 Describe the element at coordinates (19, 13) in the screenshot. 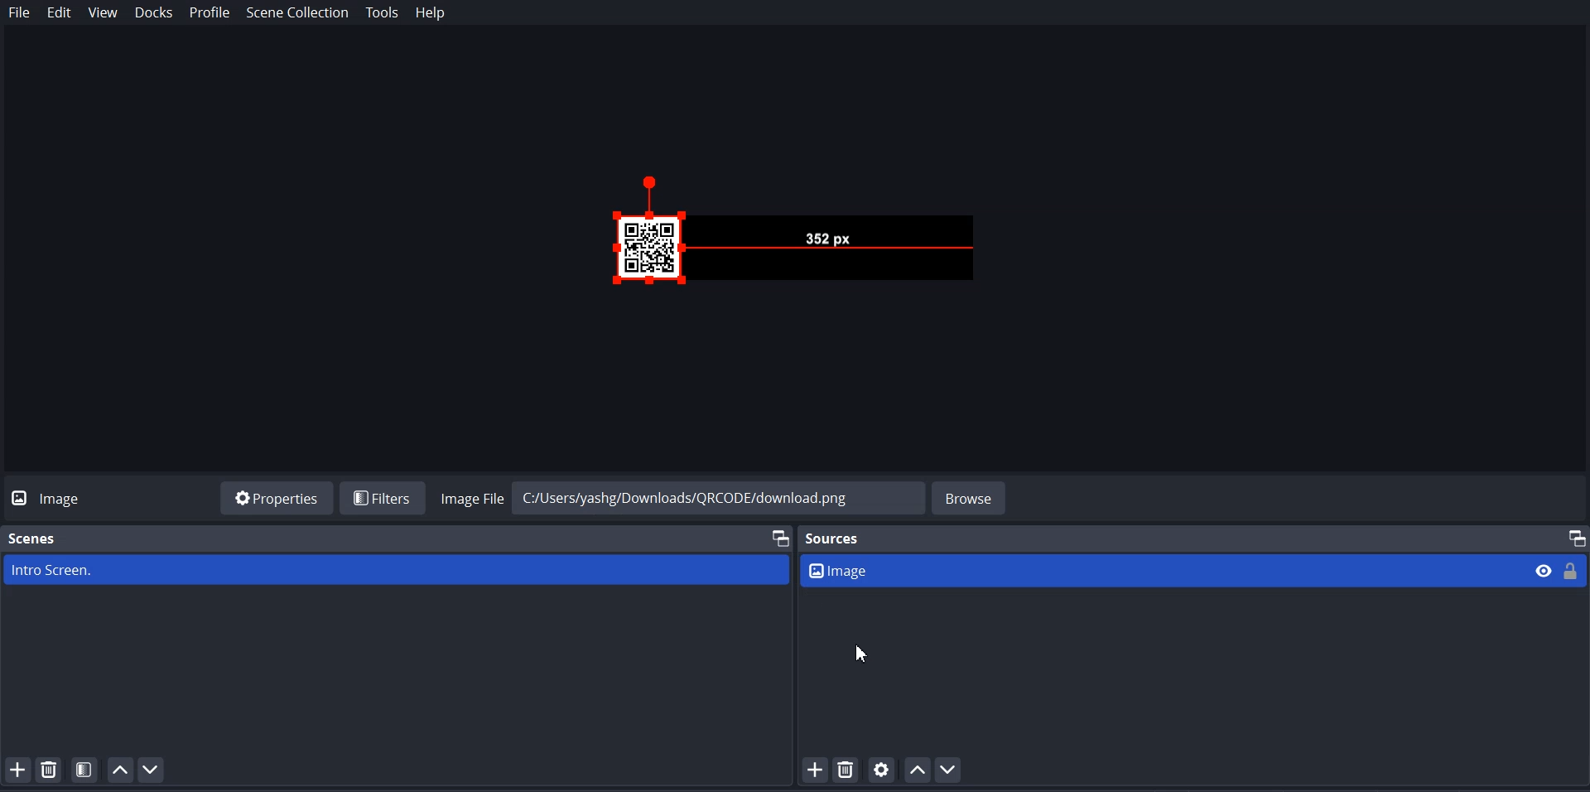

I see `File` at that location.